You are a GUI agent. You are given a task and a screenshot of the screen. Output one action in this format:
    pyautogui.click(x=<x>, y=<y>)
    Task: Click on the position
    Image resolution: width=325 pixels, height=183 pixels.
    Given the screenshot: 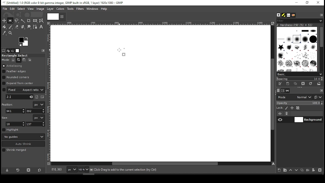 What is the action you would take?
    pyautogui.click(x=8, y=104)
    